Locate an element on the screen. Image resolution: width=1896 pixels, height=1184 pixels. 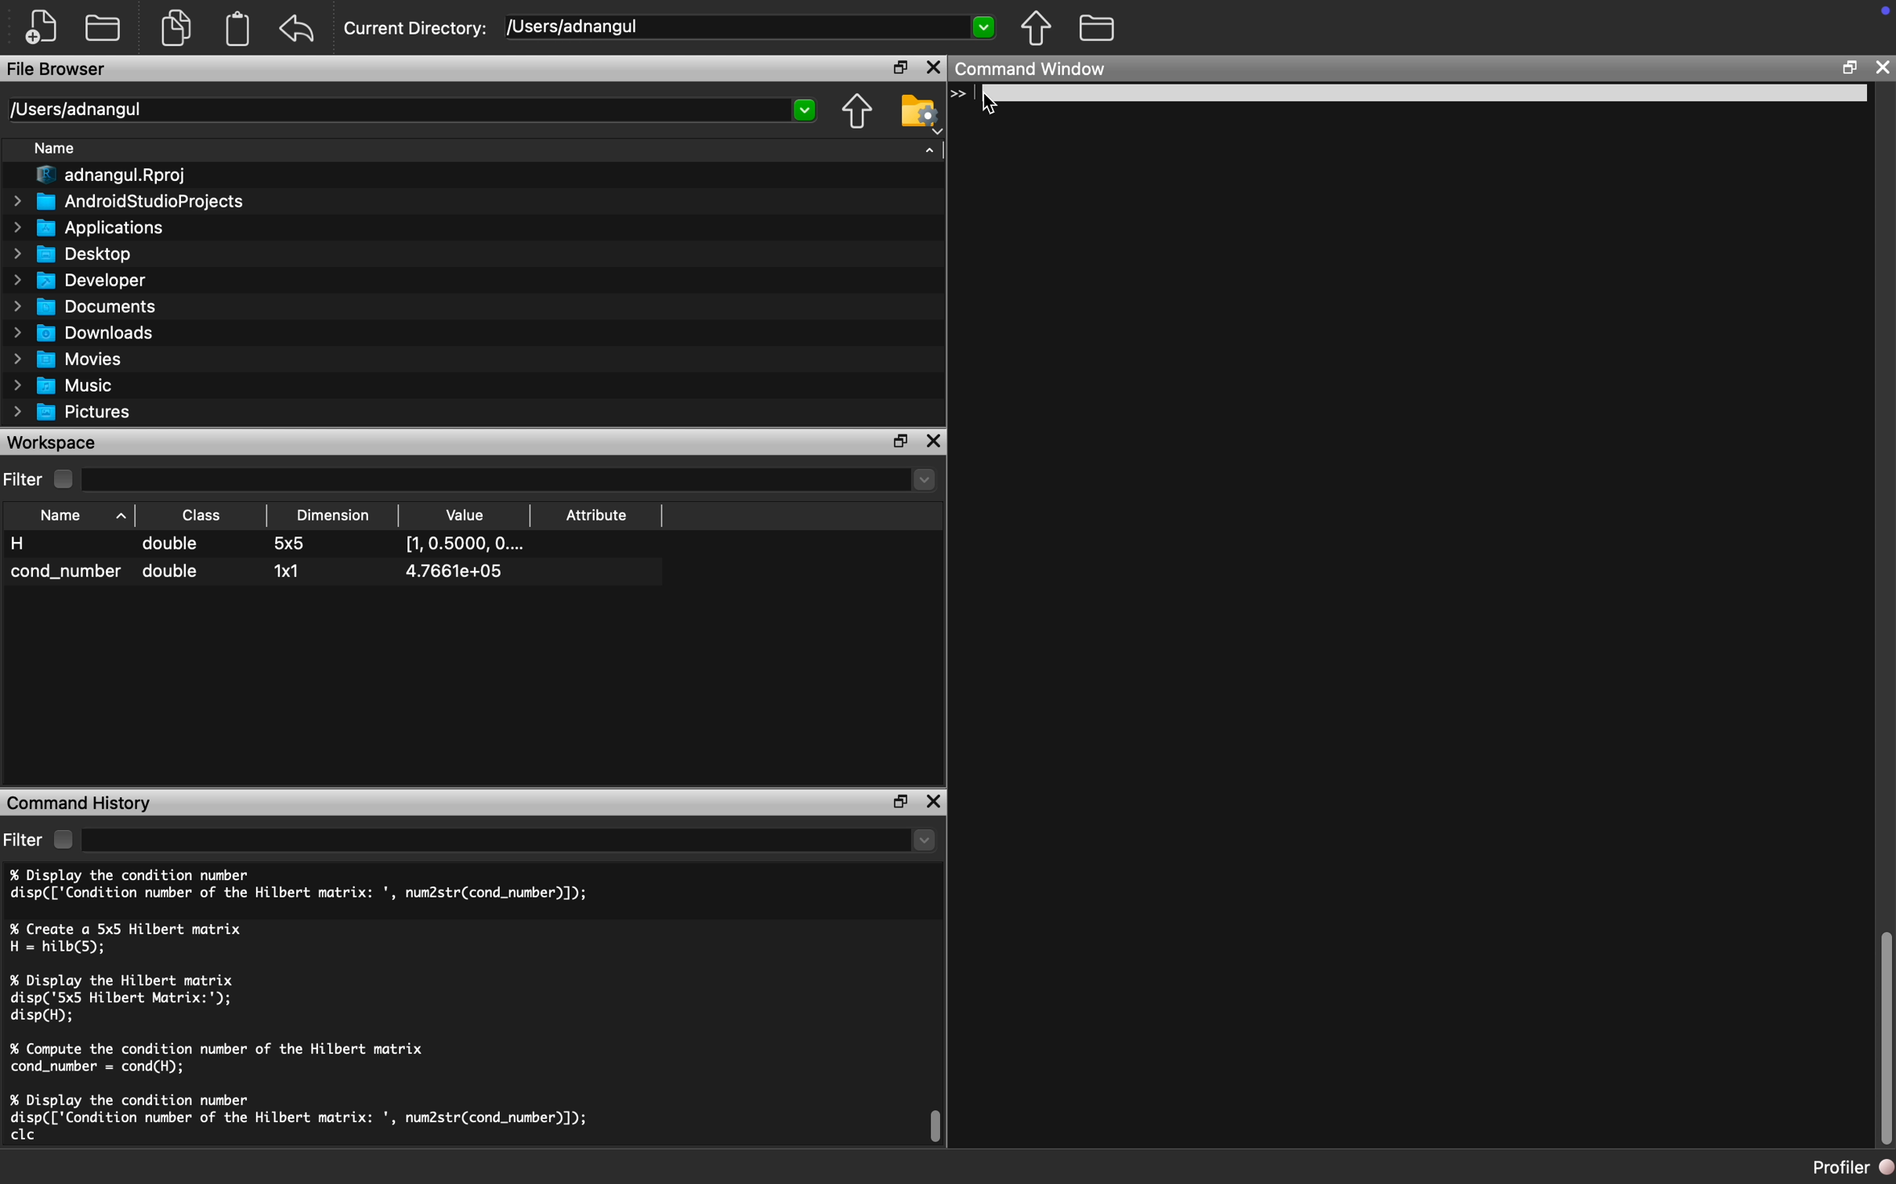
Folder is located at coordinates (1097, 29).